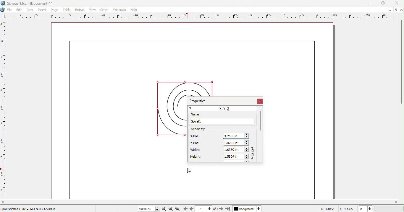 The height and width of the screenshot is (212, 404). What do you see at coordinates (28, 209) in the screenshot?
I see `Status` at bounding box center [28, 209].